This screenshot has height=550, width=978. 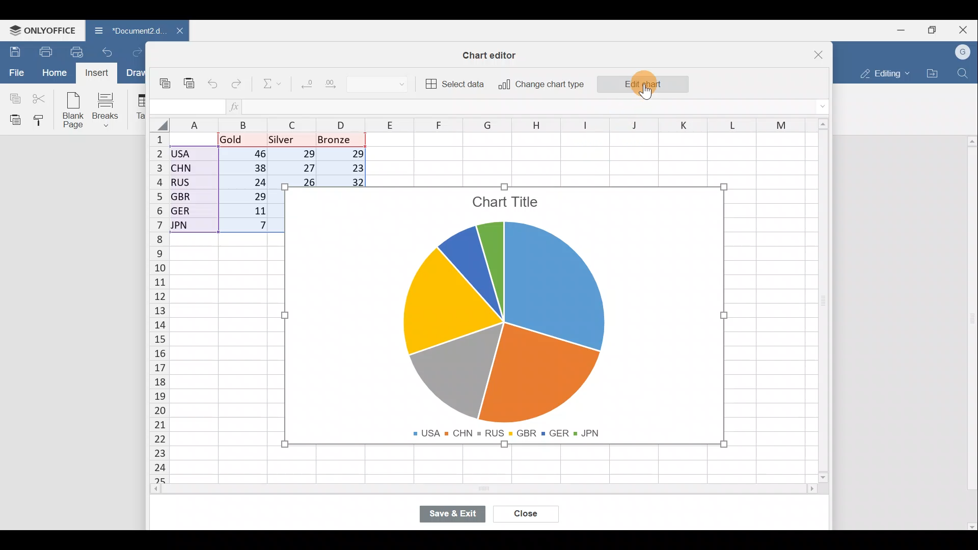 What do you see at coordinates (106, 109) in the screenshot?
I see `Breaks` at bounding box center [106, 109].